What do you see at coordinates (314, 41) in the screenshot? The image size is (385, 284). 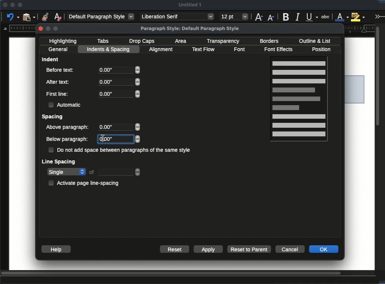 I see `outline` at bounding box center [314, 41].